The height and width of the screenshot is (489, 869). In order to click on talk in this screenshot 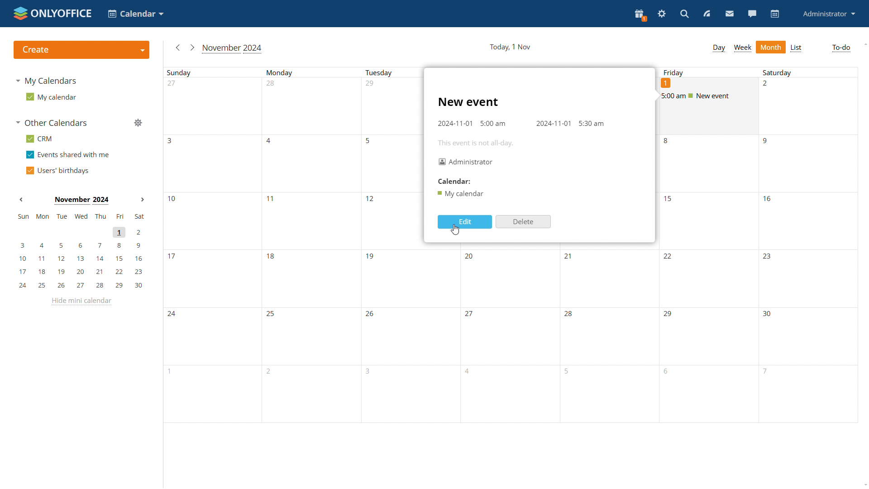, I will do `click(752, 14)`.